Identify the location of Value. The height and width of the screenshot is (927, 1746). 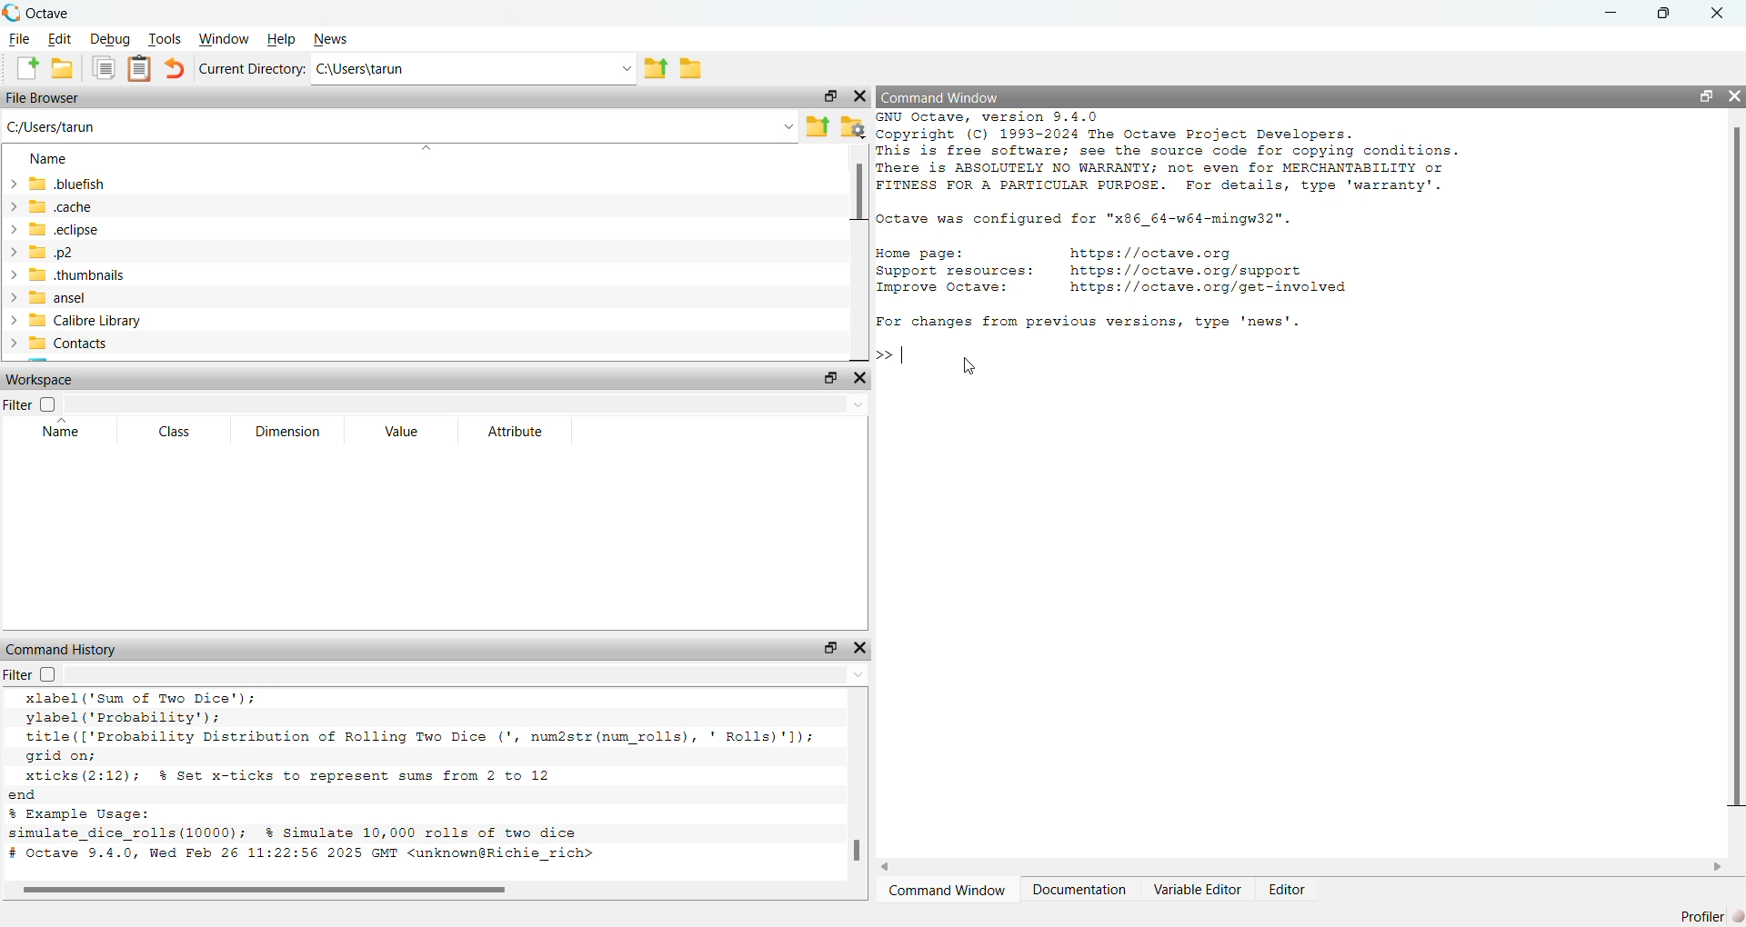
(402, 432).